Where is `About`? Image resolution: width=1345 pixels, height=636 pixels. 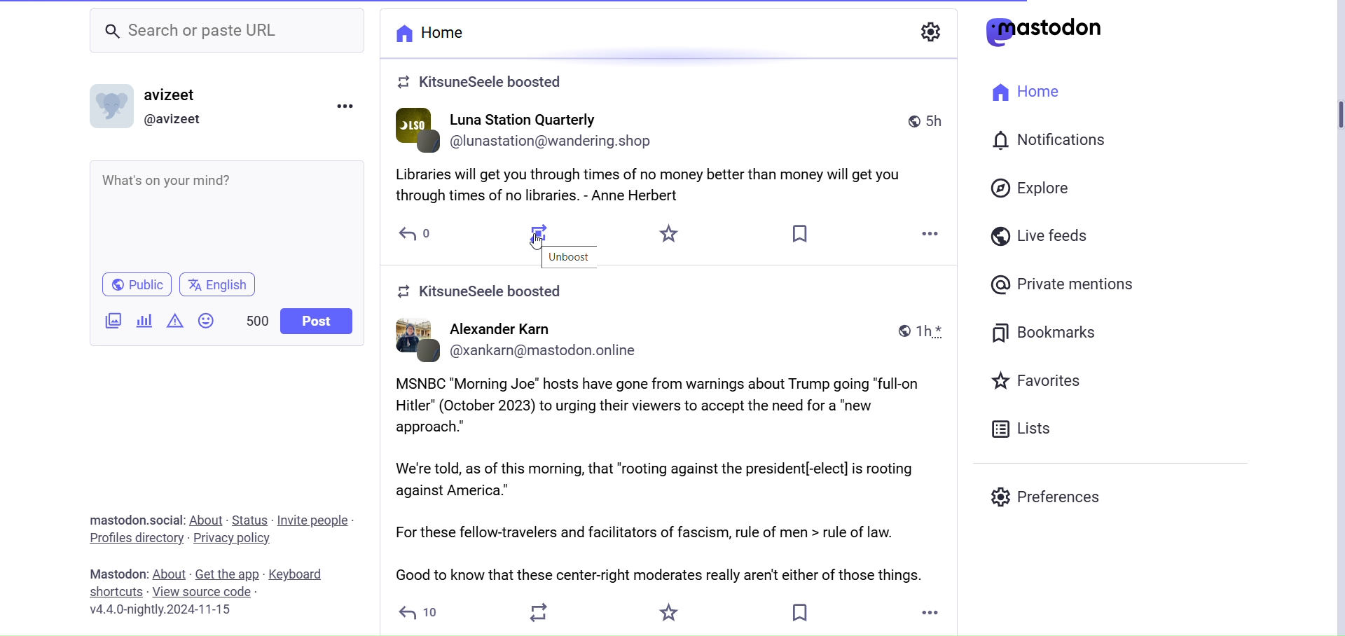
About is located at coordinates (170, 574).